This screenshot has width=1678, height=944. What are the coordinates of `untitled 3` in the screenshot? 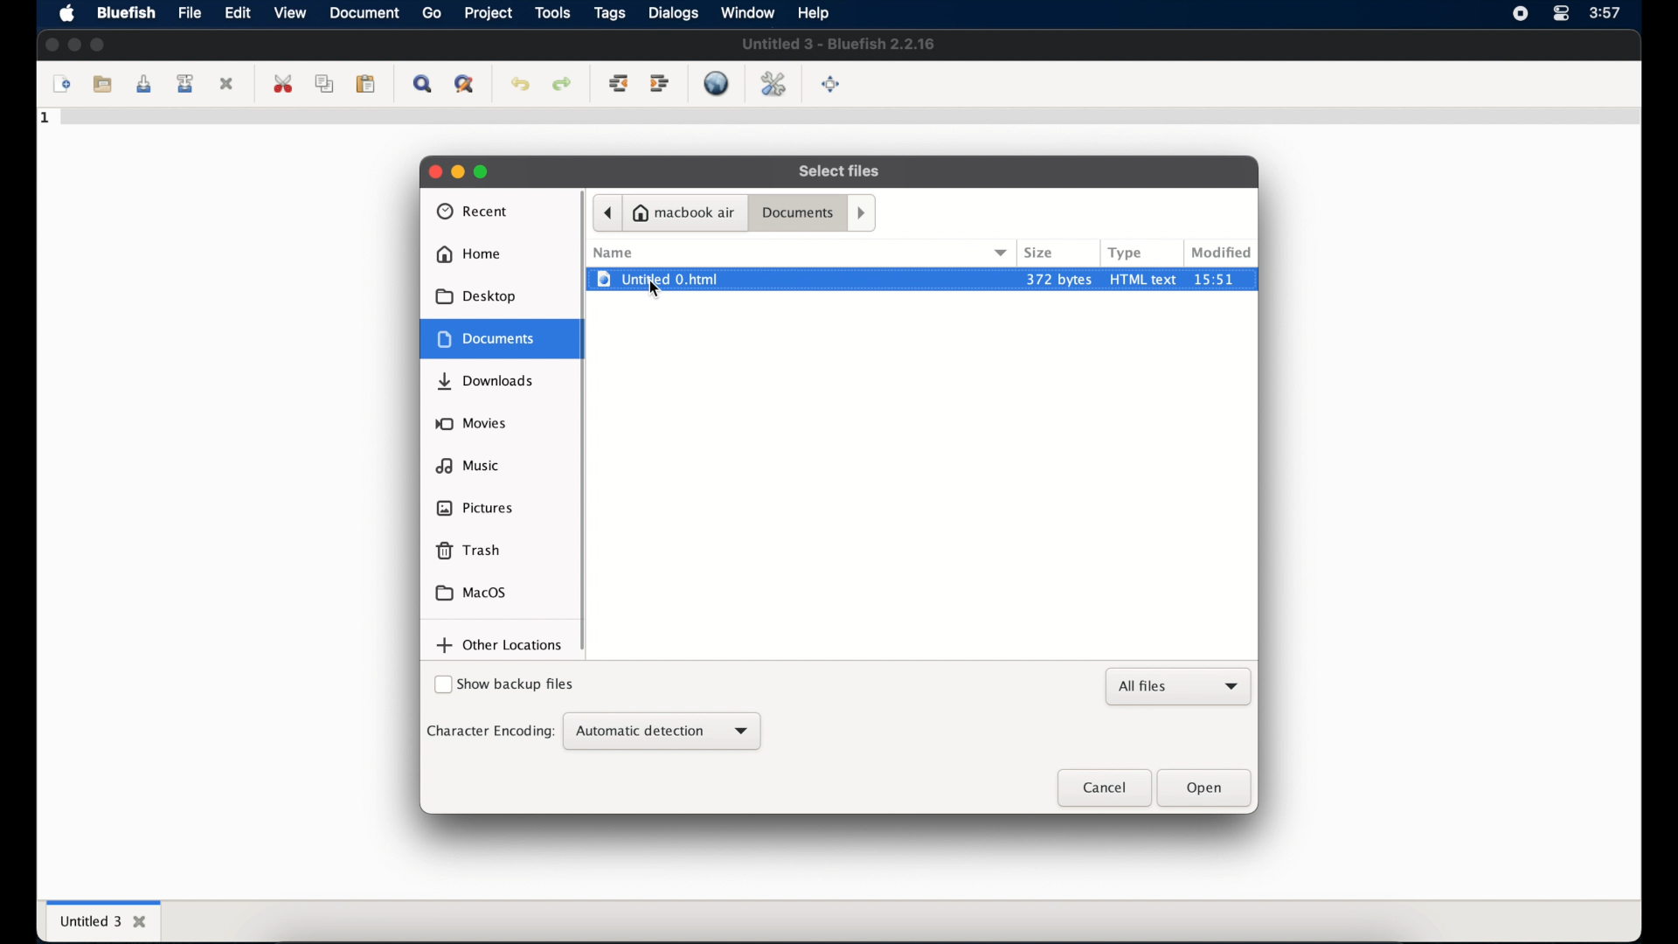 It's located at (101, 920).